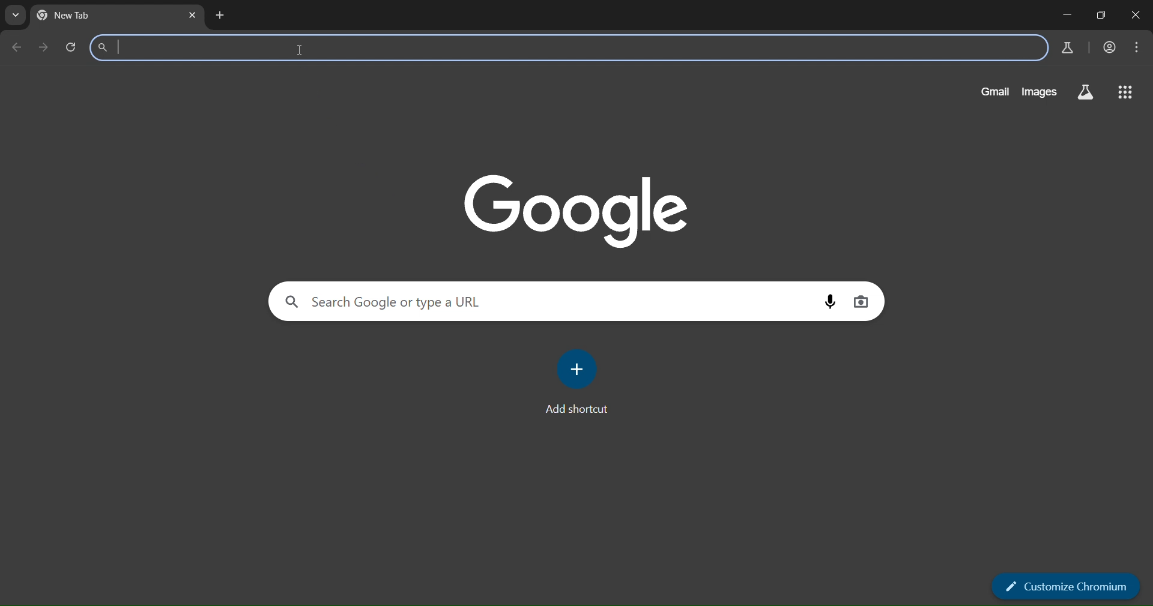  Describe the element at coordinates (564, 48) in the screenshot. I see `Search Google or type a URL` at that location.